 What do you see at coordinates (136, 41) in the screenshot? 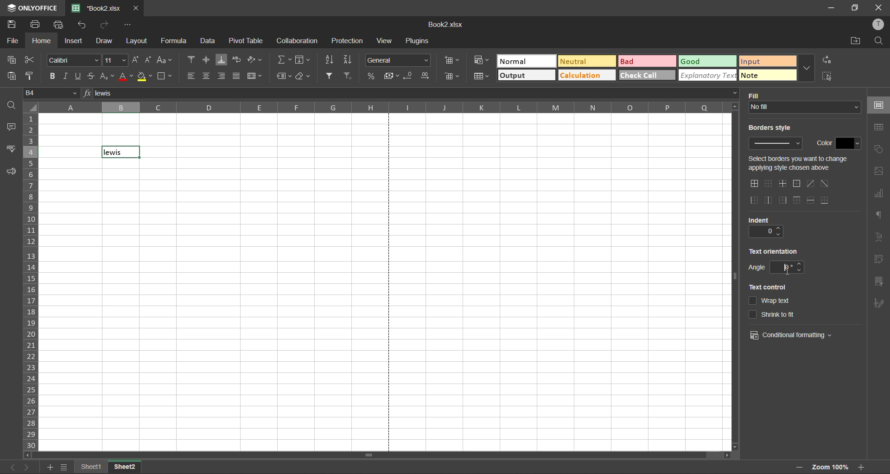
I see `layout` at bounding box center [136, 41].